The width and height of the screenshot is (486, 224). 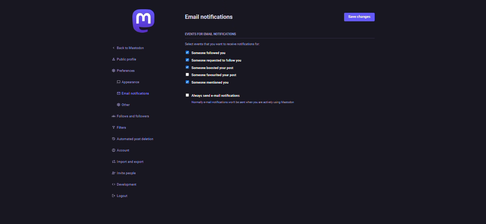 I want to click on account, so click(x=120, y=150).